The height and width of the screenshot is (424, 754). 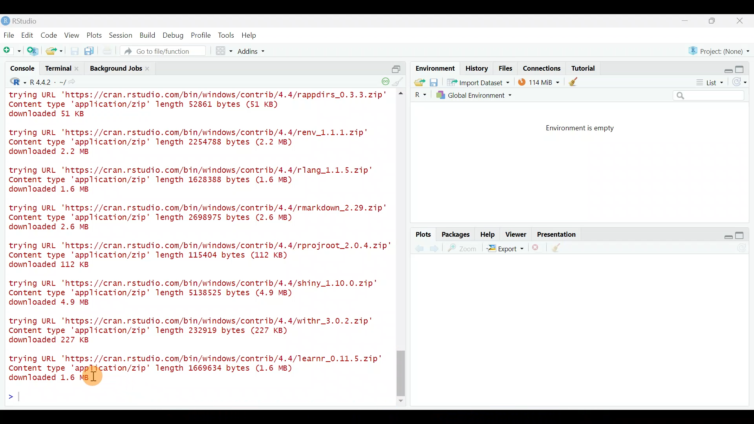 I want to click on Close background jobs, so click(x=152, y=68).